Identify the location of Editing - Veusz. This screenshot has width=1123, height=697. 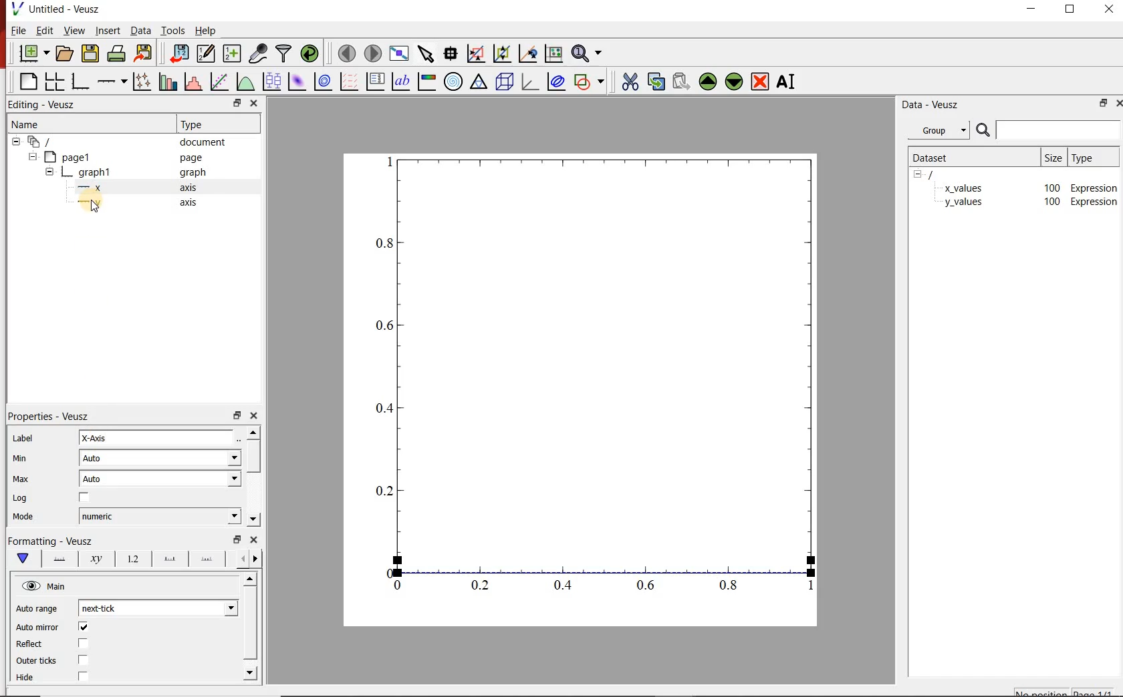
(43, 105).